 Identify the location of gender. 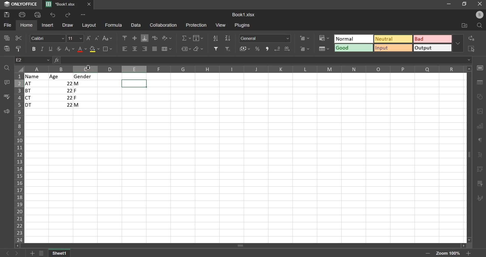
(84, 76).